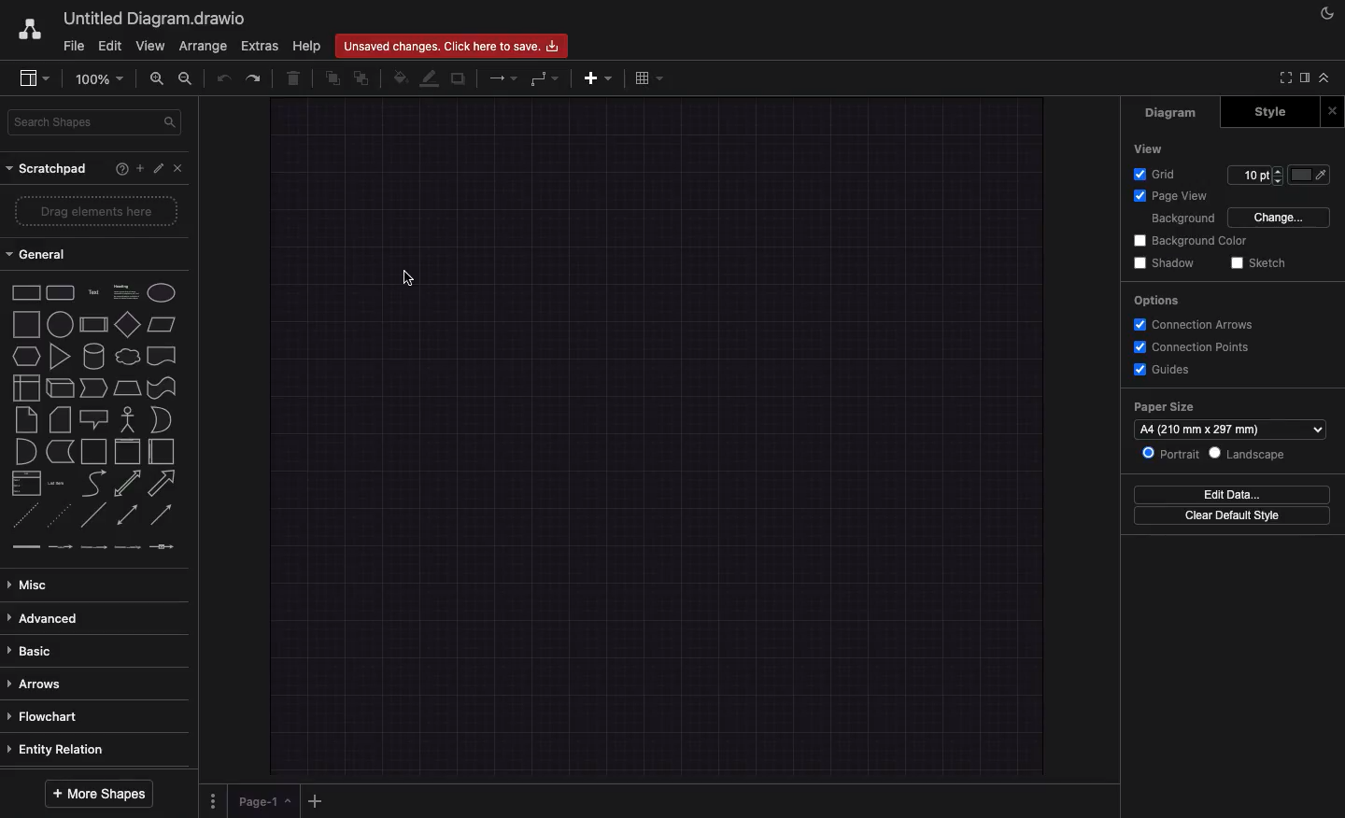  I want to click on cylinder, so click(95, 357).